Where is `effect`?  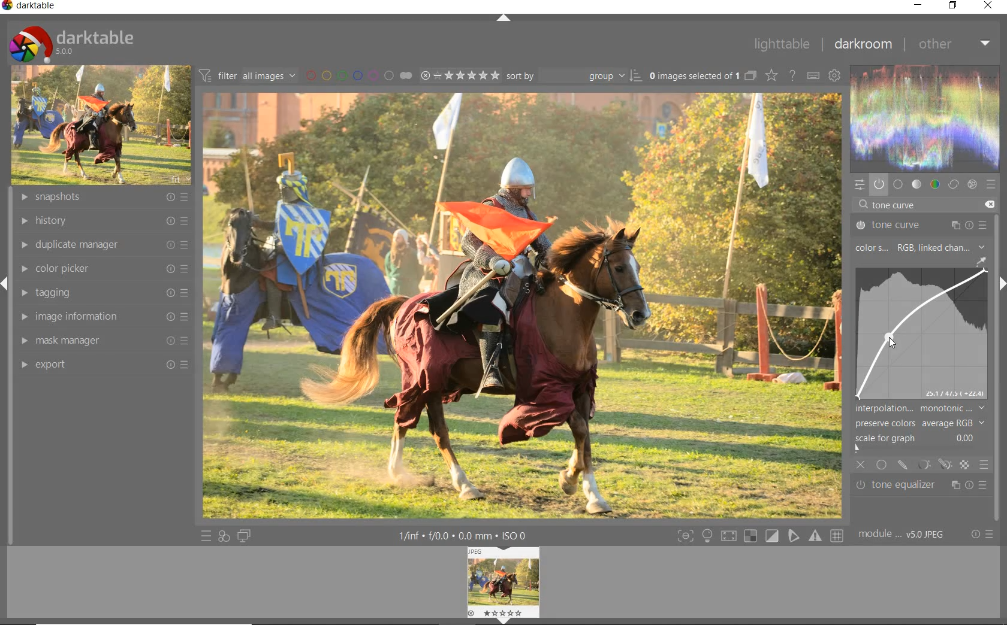 effect is located at coordinates (971, 184).